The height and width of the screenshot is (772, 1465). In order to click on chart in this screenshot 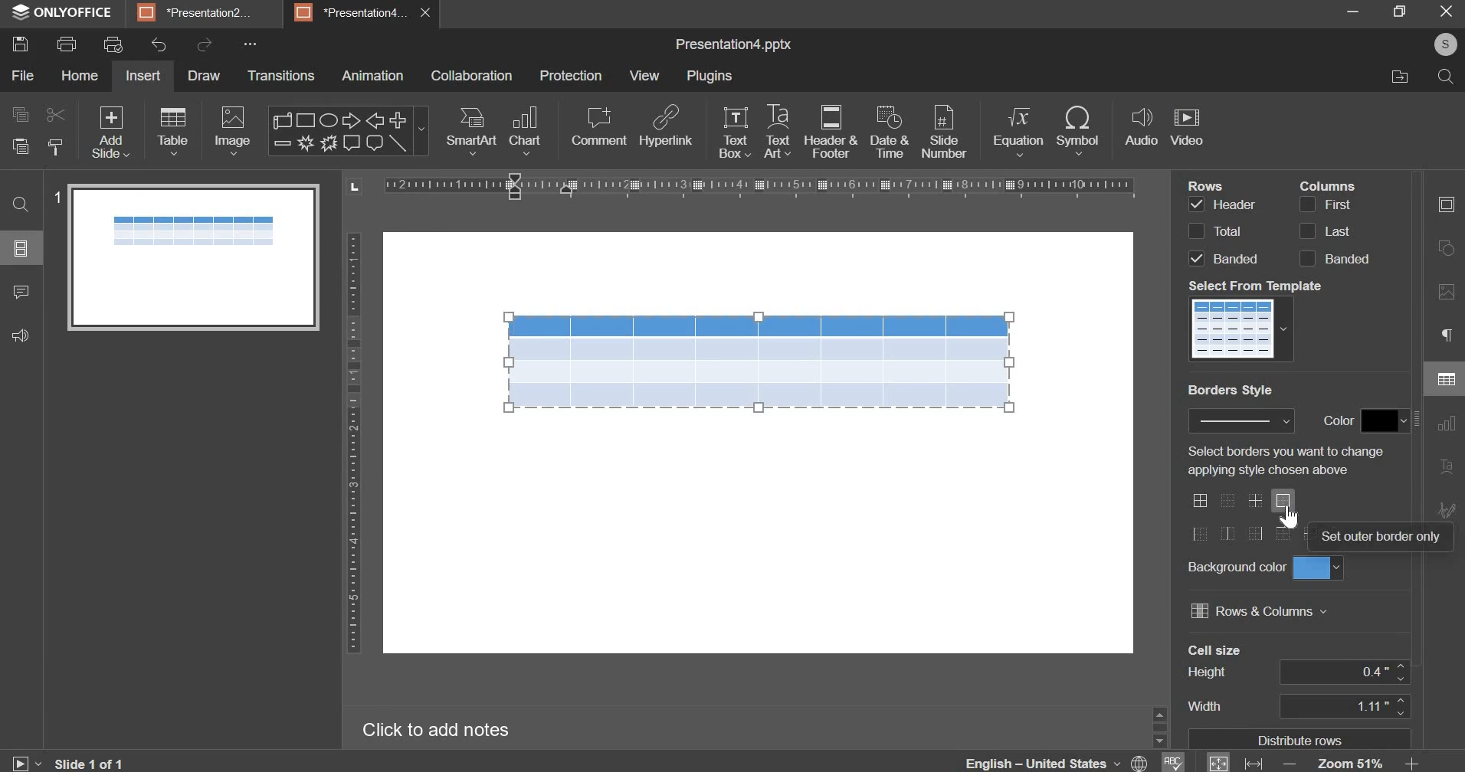, I will do `click(526, 130)`.